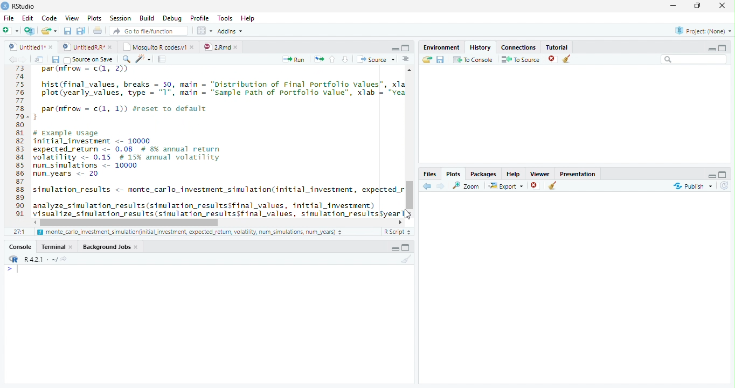 Image resolution: width=735 pixels, height=388 pixels. What do you see at coordinates (553, 186) in the screenshot?
I see `Clear` at bounding box center [553, 186].